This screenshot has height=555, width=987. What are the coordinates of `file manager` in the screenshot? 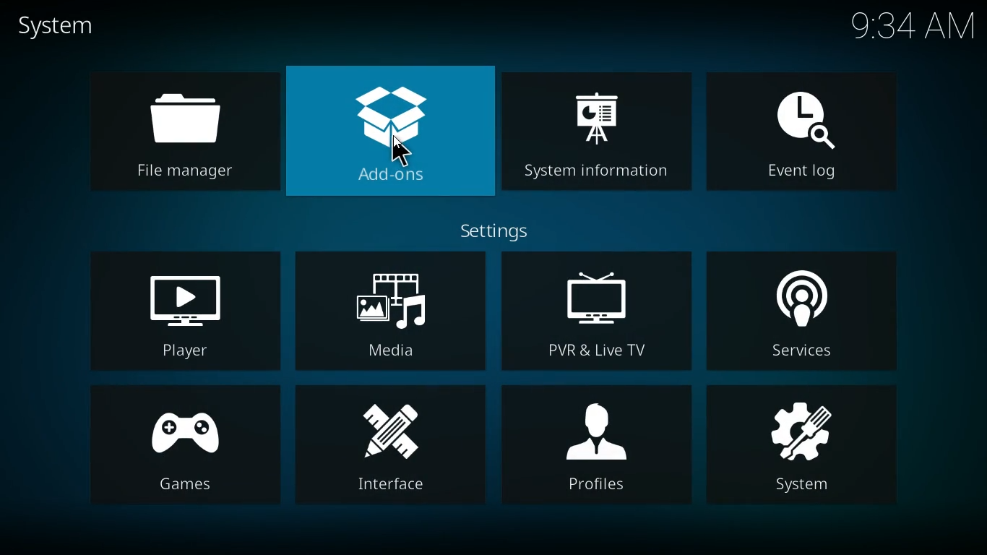 It's located at (177, 129).